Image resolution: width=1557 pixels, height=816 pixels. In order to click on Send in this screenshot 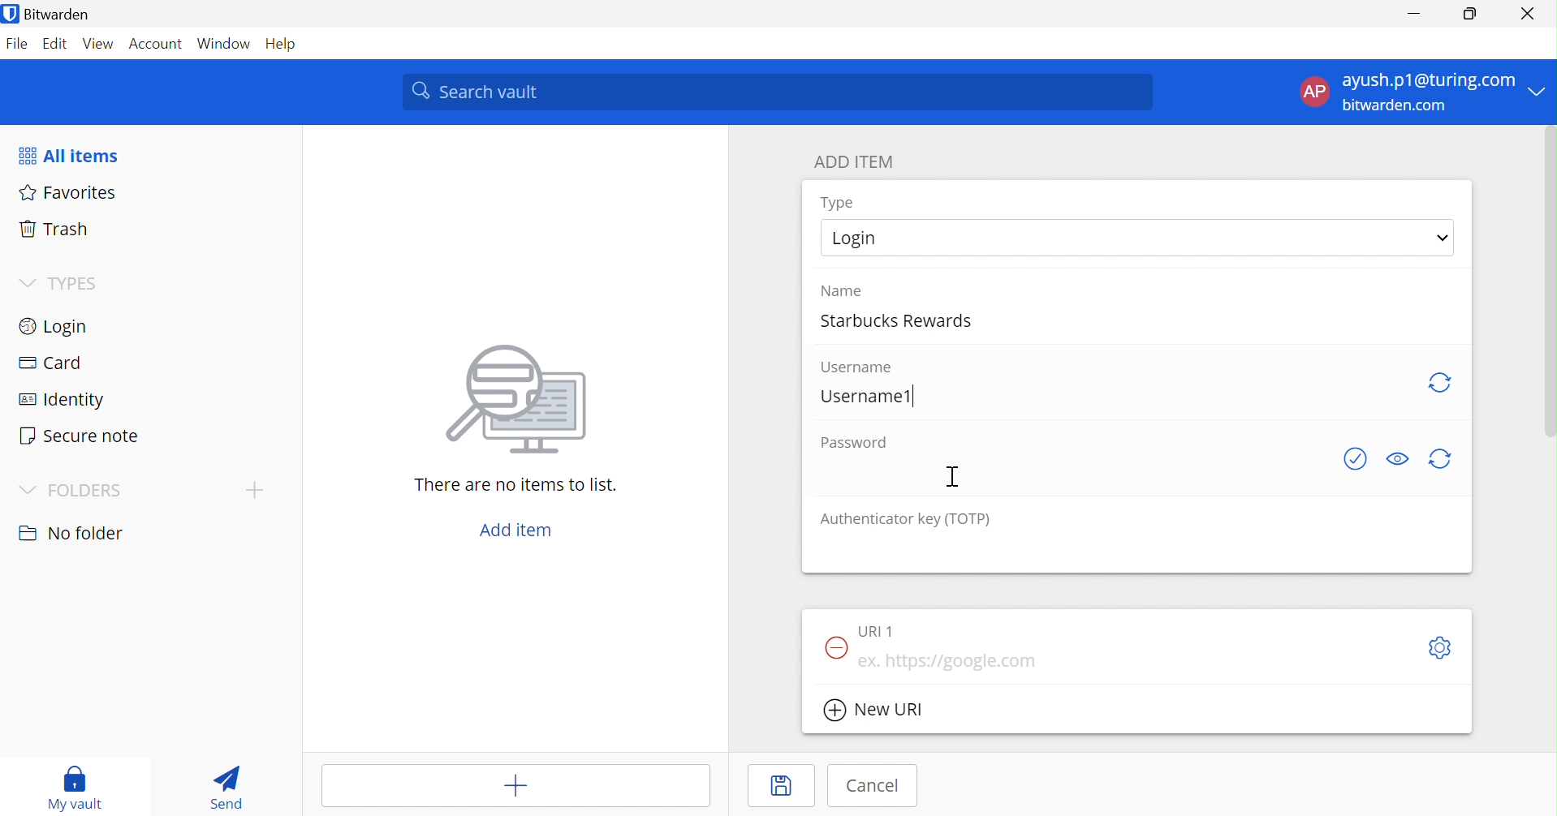, I will do `click(231, 786)`.